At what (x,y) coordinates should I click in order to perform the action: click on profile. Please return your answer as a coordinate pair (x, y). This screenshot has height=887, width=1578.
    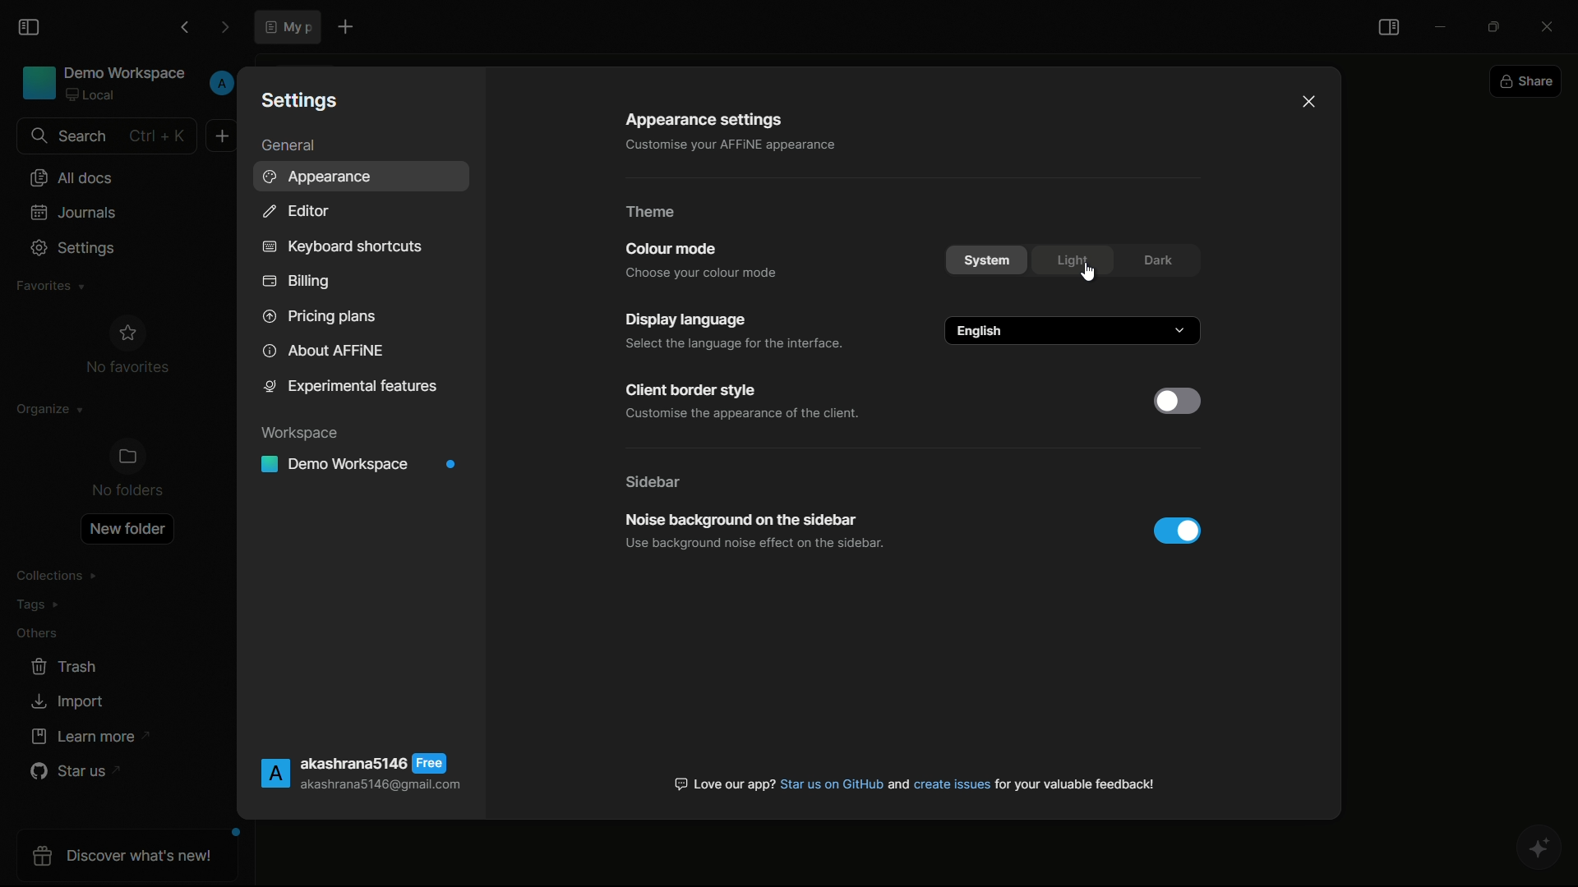
    Looking at the image, I should click on (221, 84).